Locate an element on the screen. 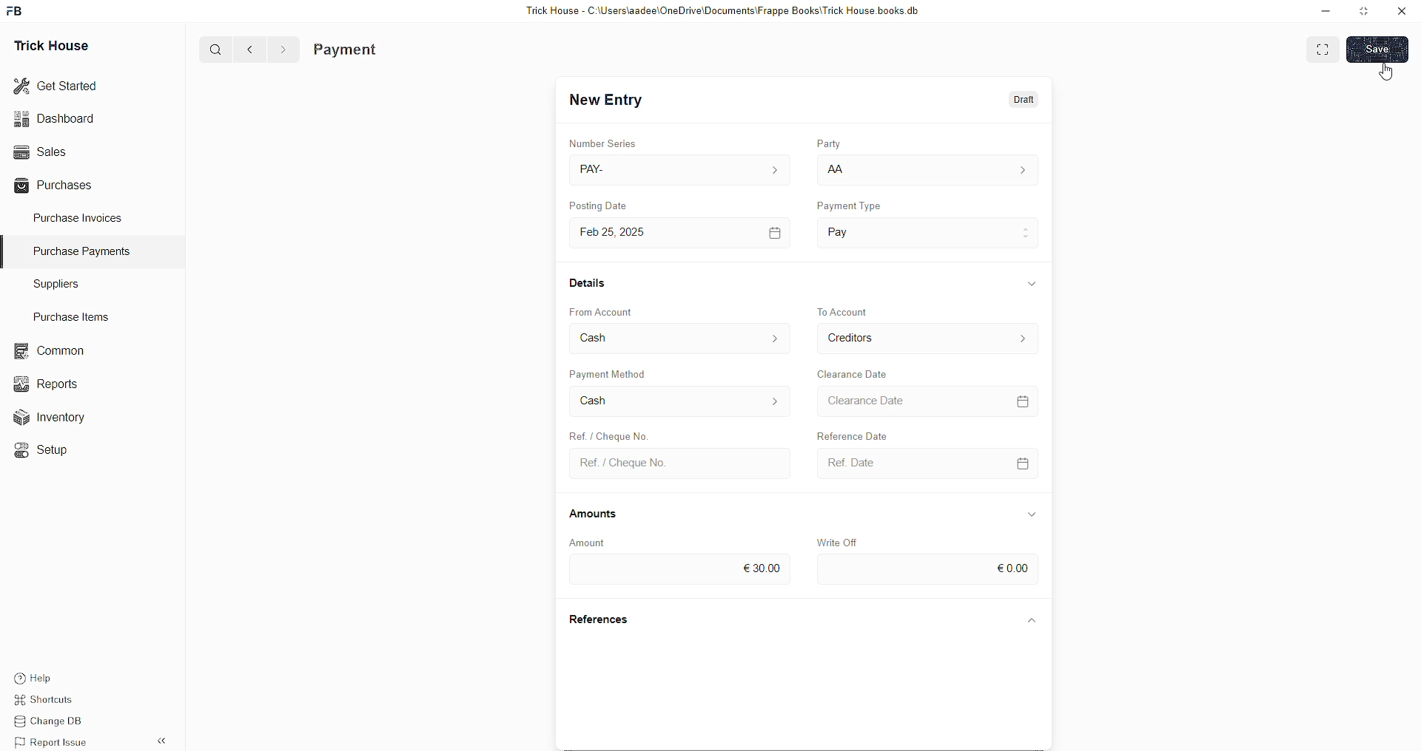  Pay is located at coordinates (865, 228).